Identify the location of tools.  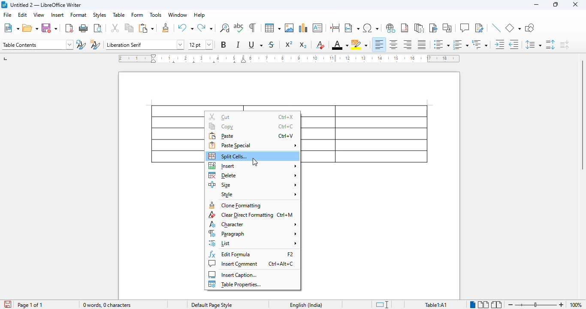
(156, 15).